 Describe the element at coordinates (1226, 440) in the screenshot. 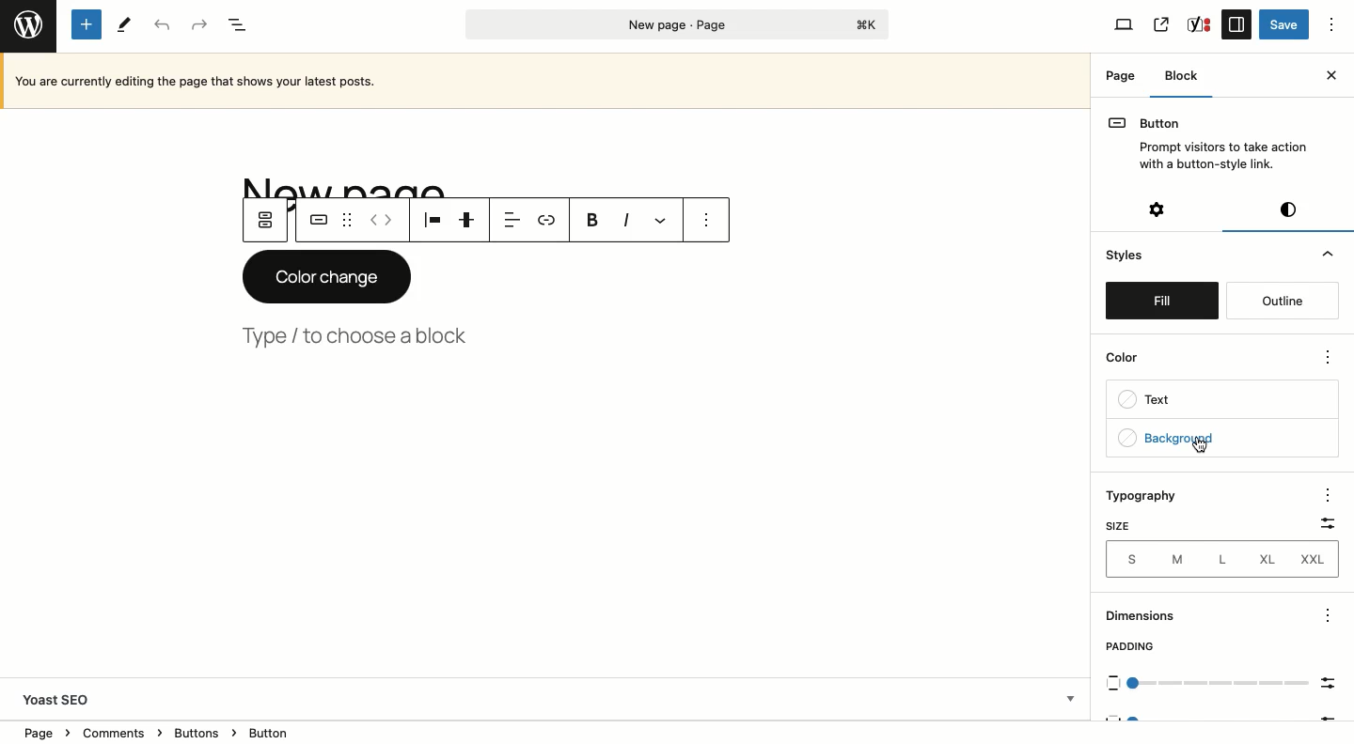

I see `Background` at that location.